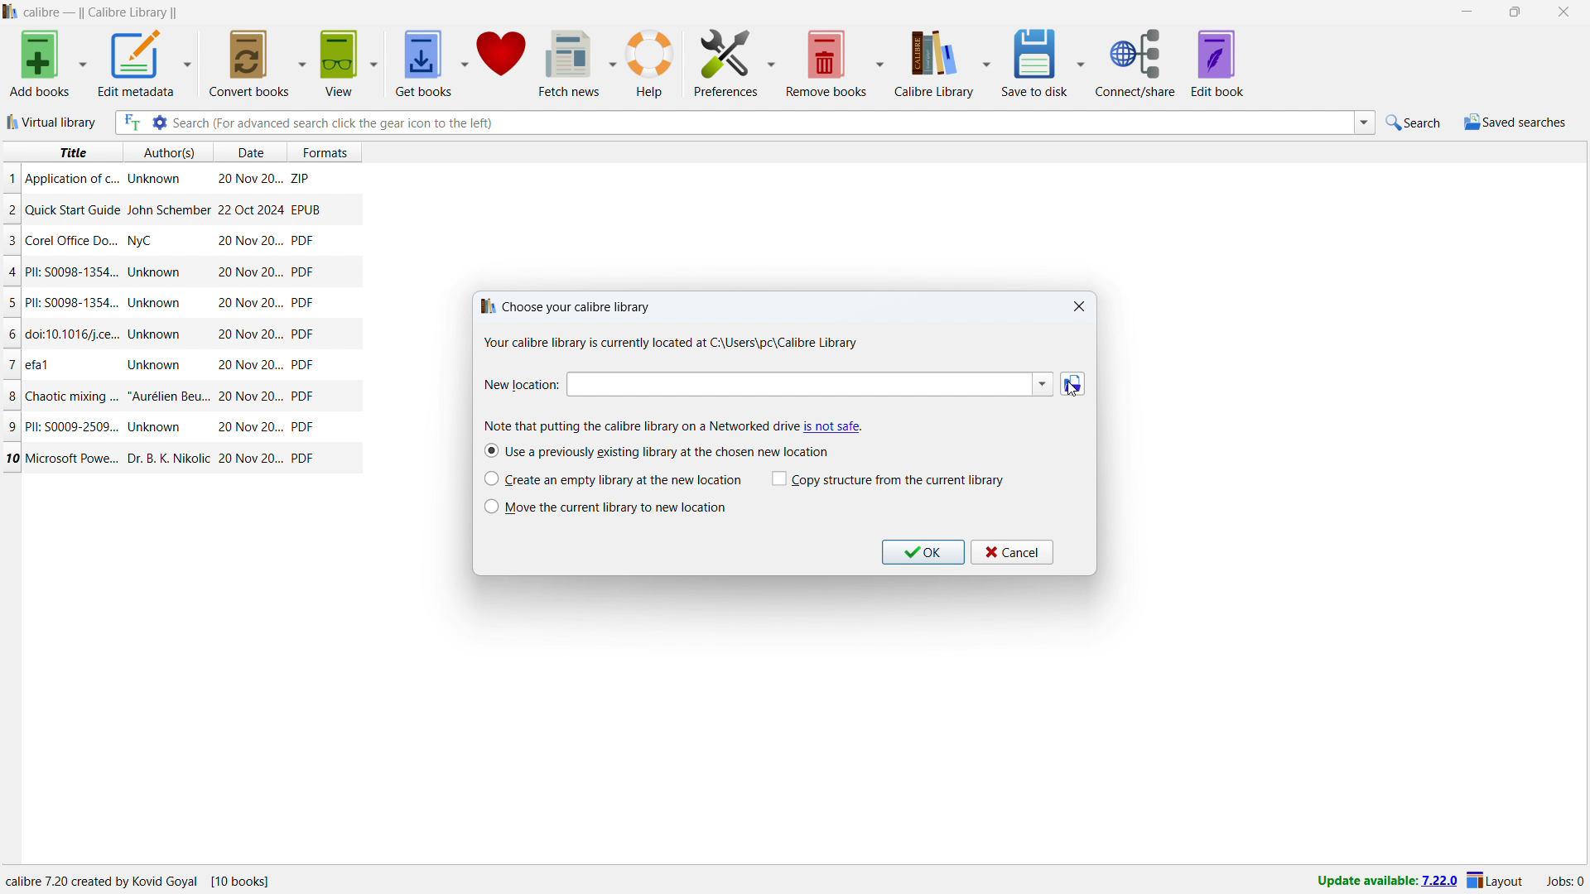  I want to click on cursor, so click(1076, 390).